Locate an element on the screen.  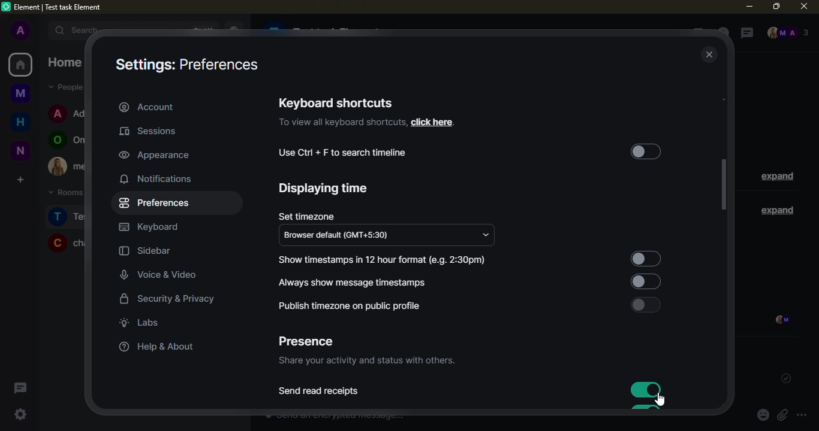
quick settings is located at coordinates (20, 414).